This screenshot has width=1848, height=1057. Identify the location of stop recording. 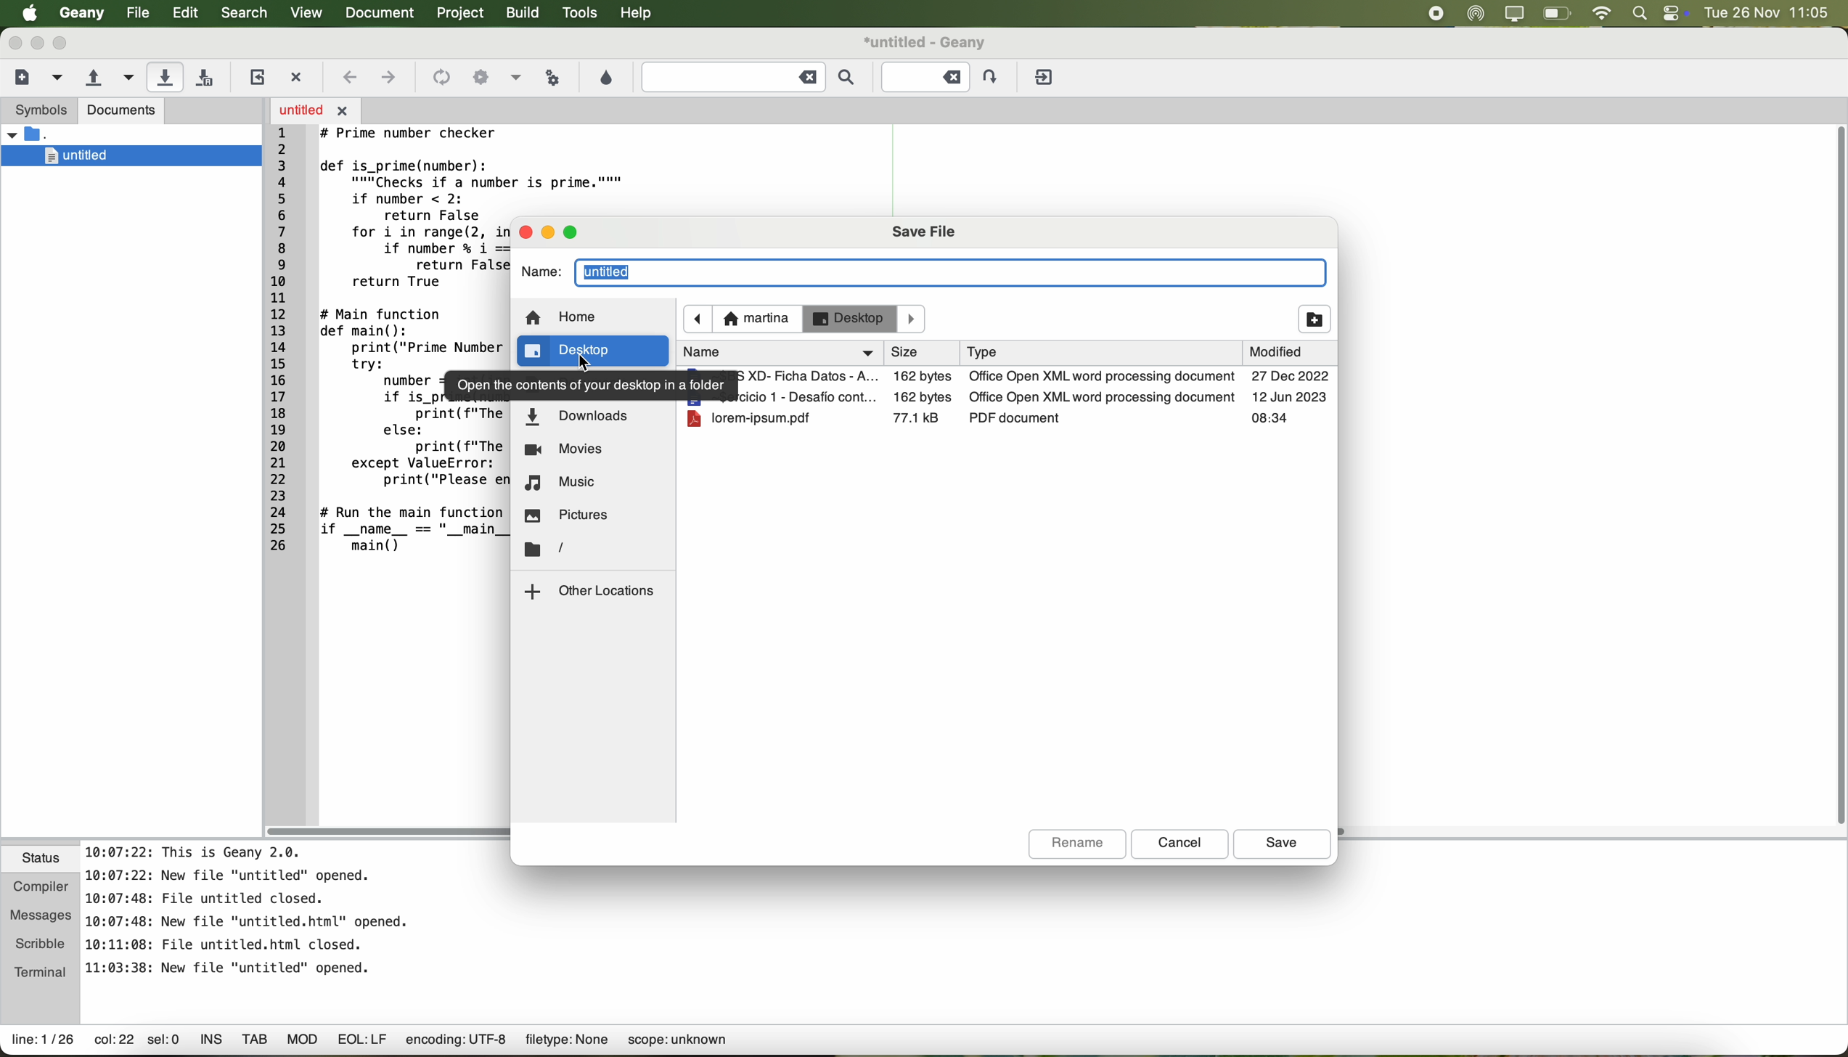
(1436, 13).